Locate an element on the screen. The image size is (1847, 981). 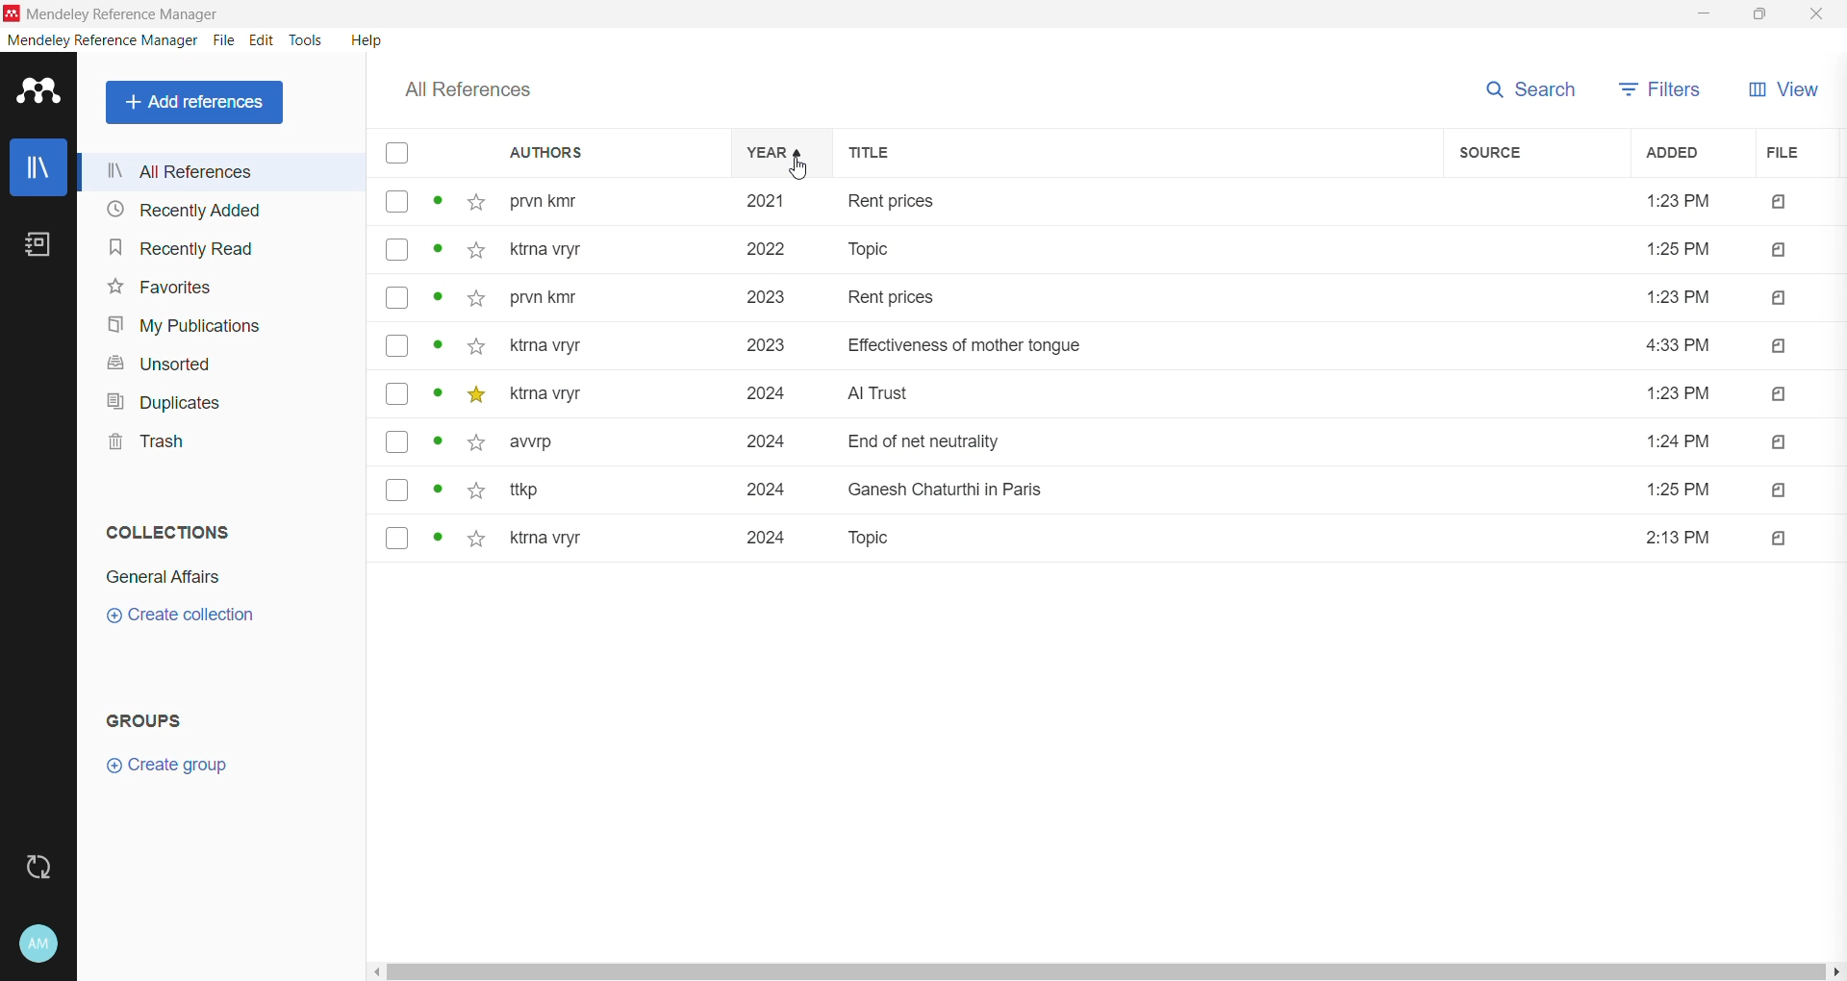
Application Logo is located at coordinates (39, 89).